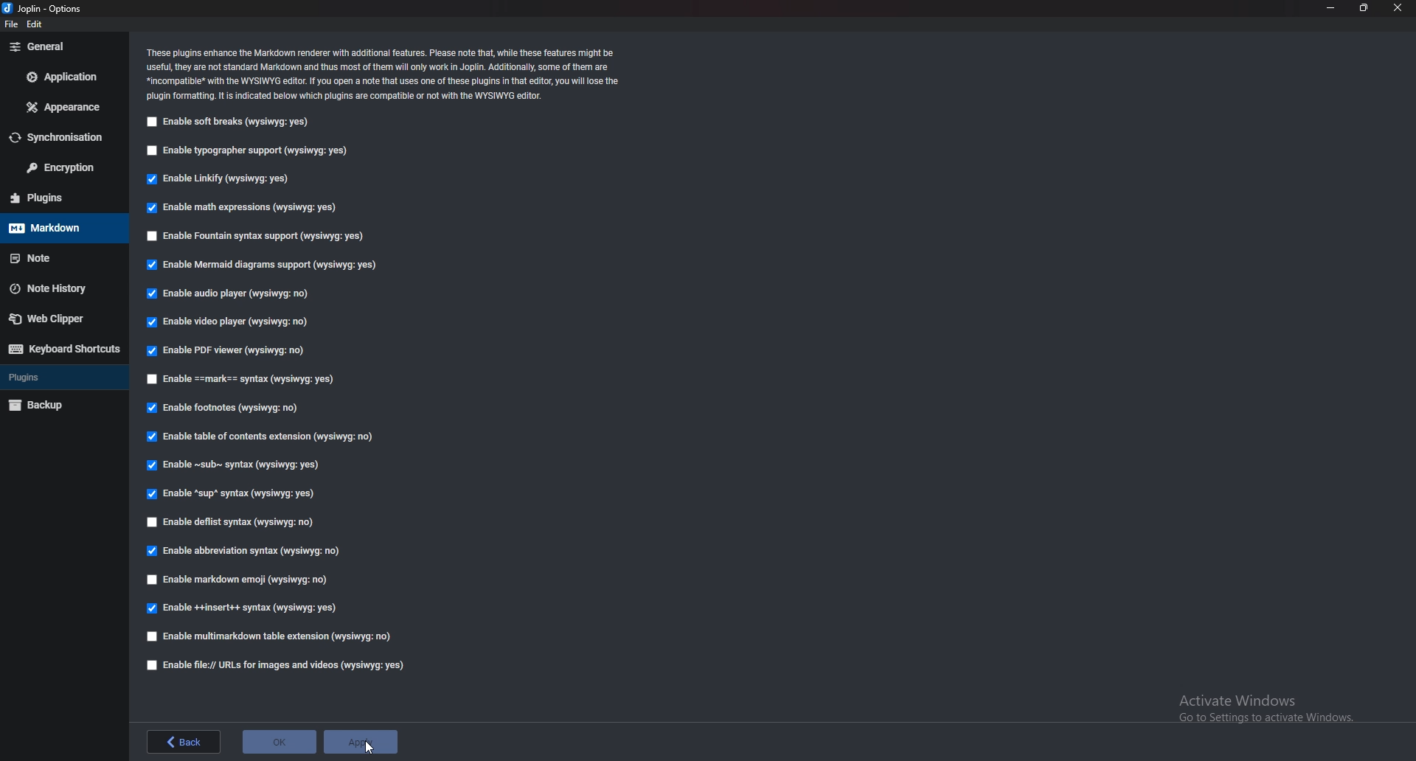 The height and width of the screenshot is (761, 1416). Describe the element at coordinates (67, 77) in the screenshot. I see `Application` at that location.